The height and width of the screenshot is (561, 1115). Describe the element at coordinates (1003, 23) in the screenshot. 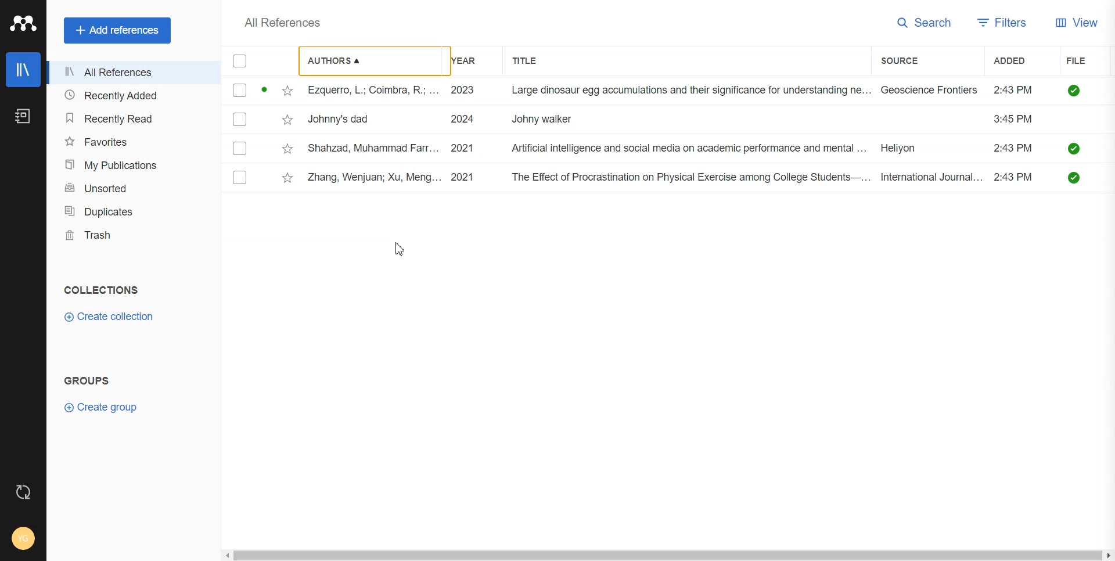

I see `Filters` at that location.